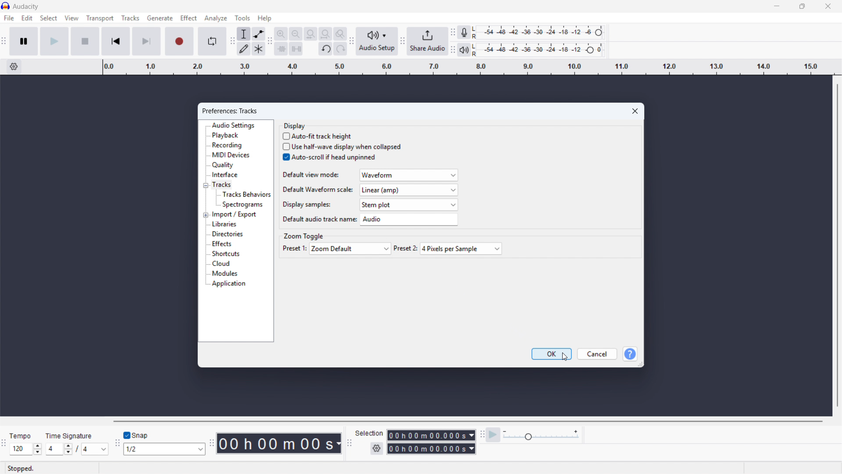 This screenshot has width=842, height=474. What do you see at coordinates (296, 33) in the screenshot?
I see `zoom out` at bounding box center [296, 33].